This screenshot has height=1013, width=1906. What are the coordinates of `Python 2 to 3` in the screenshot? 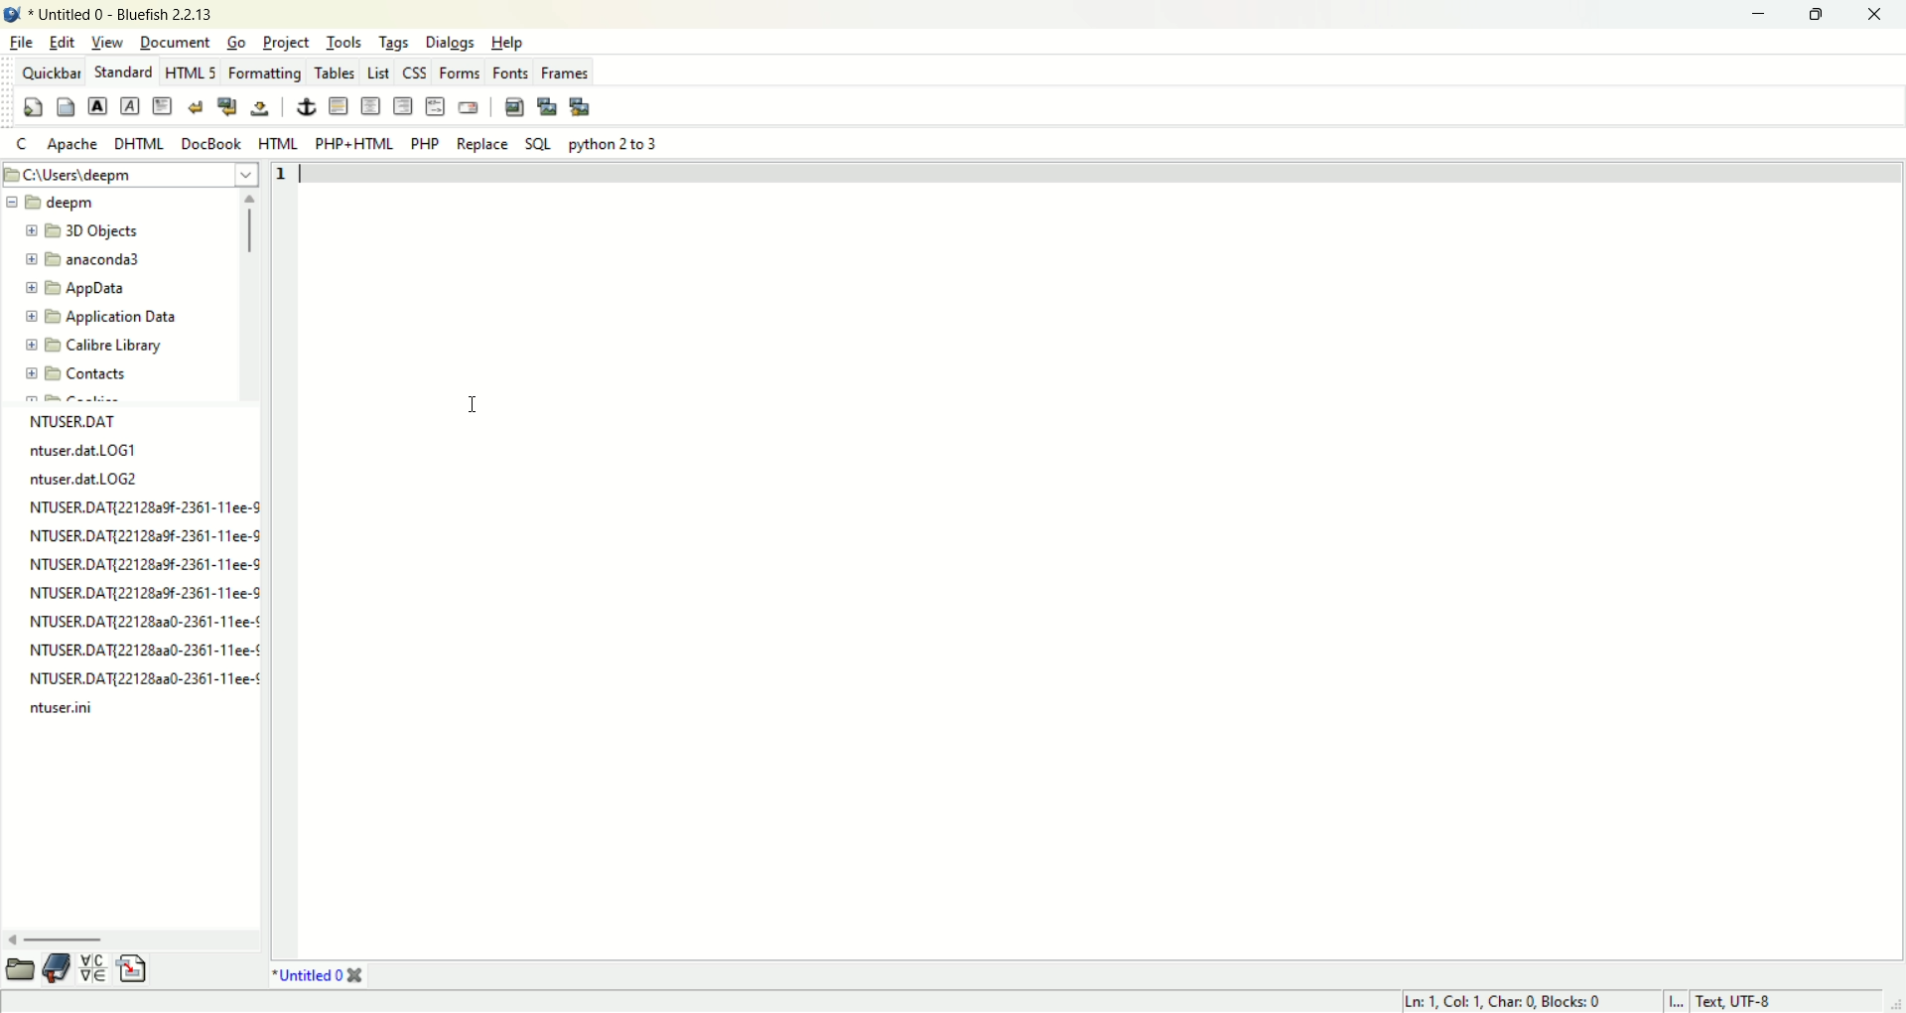 It's located at (613, 145).